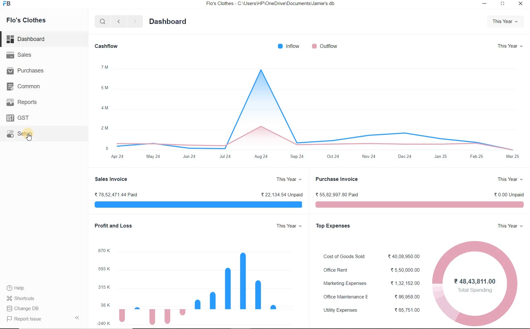  What do you see at coordinates (503, 3) in the screenshot?
I see `maximize` at bounding box center [503, 3].